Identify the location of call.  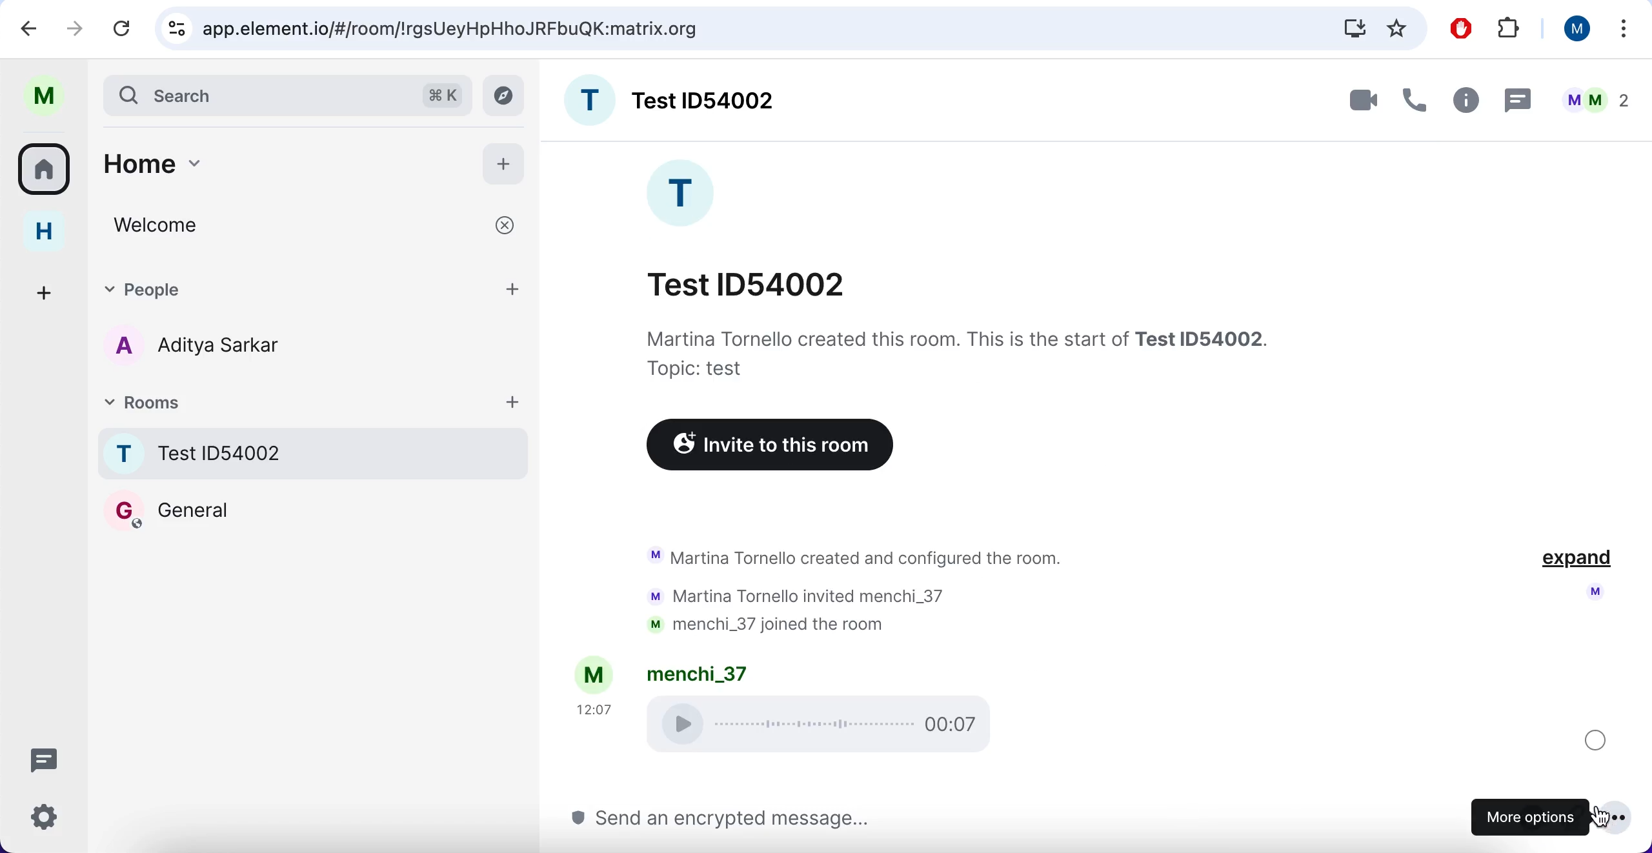
(1416, 96).